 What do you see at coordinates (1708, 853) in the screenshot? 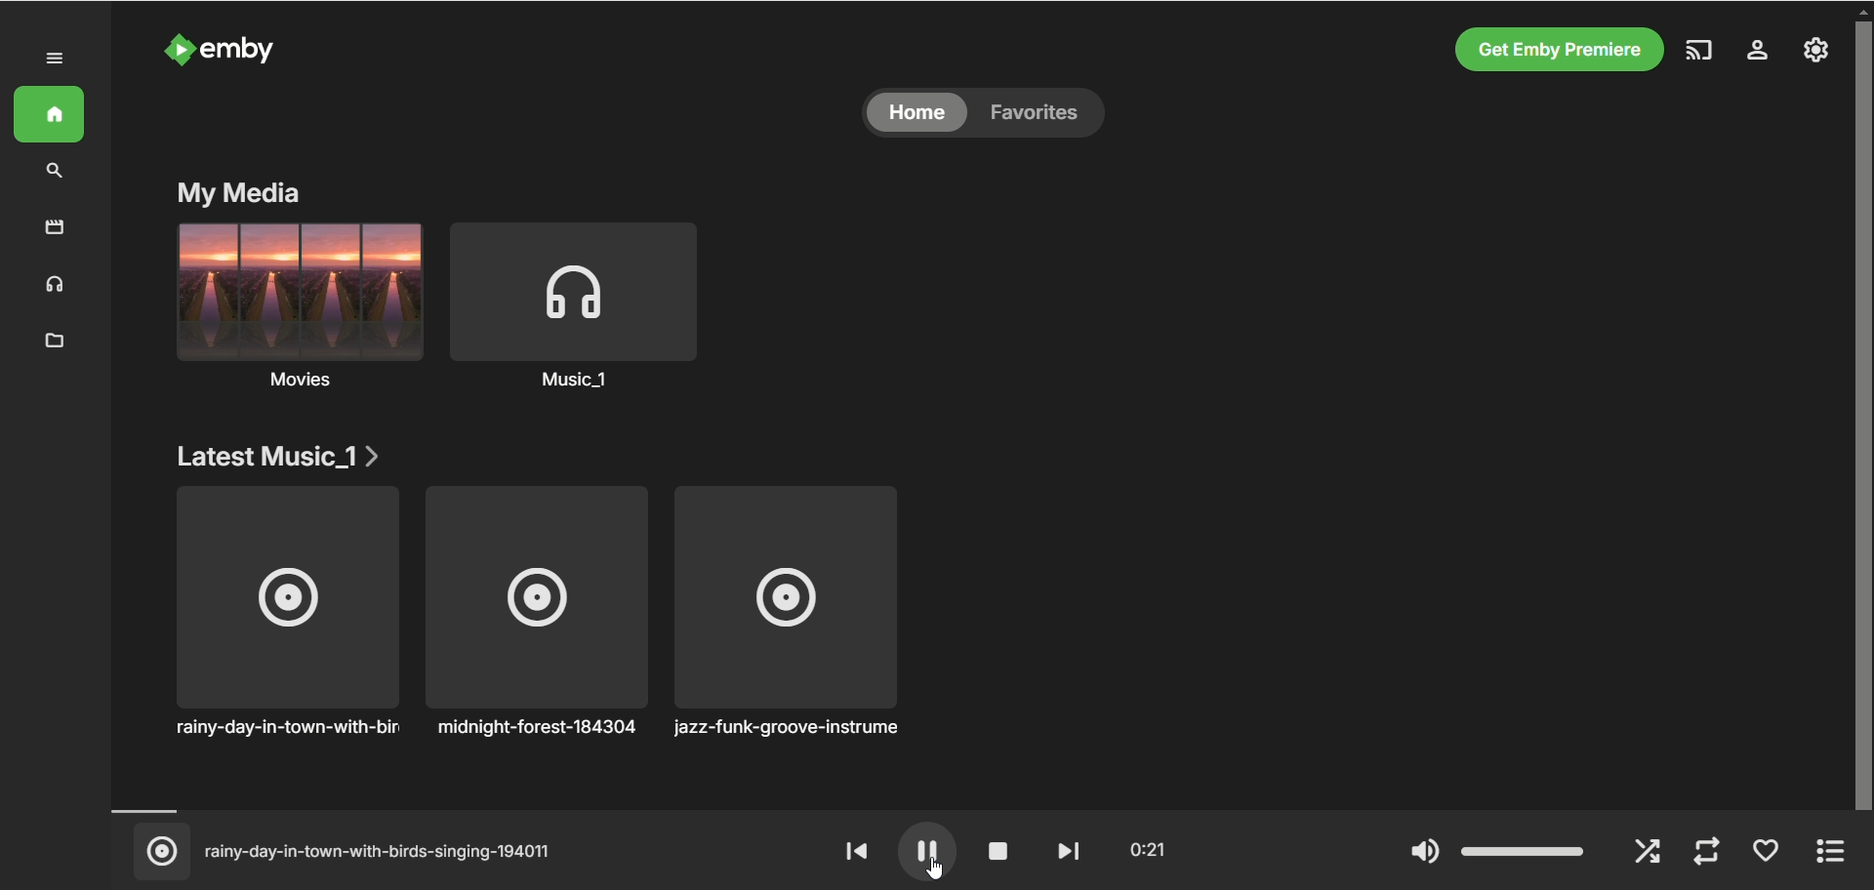
I see `repeat mode` at bounding box center [1708, 853].